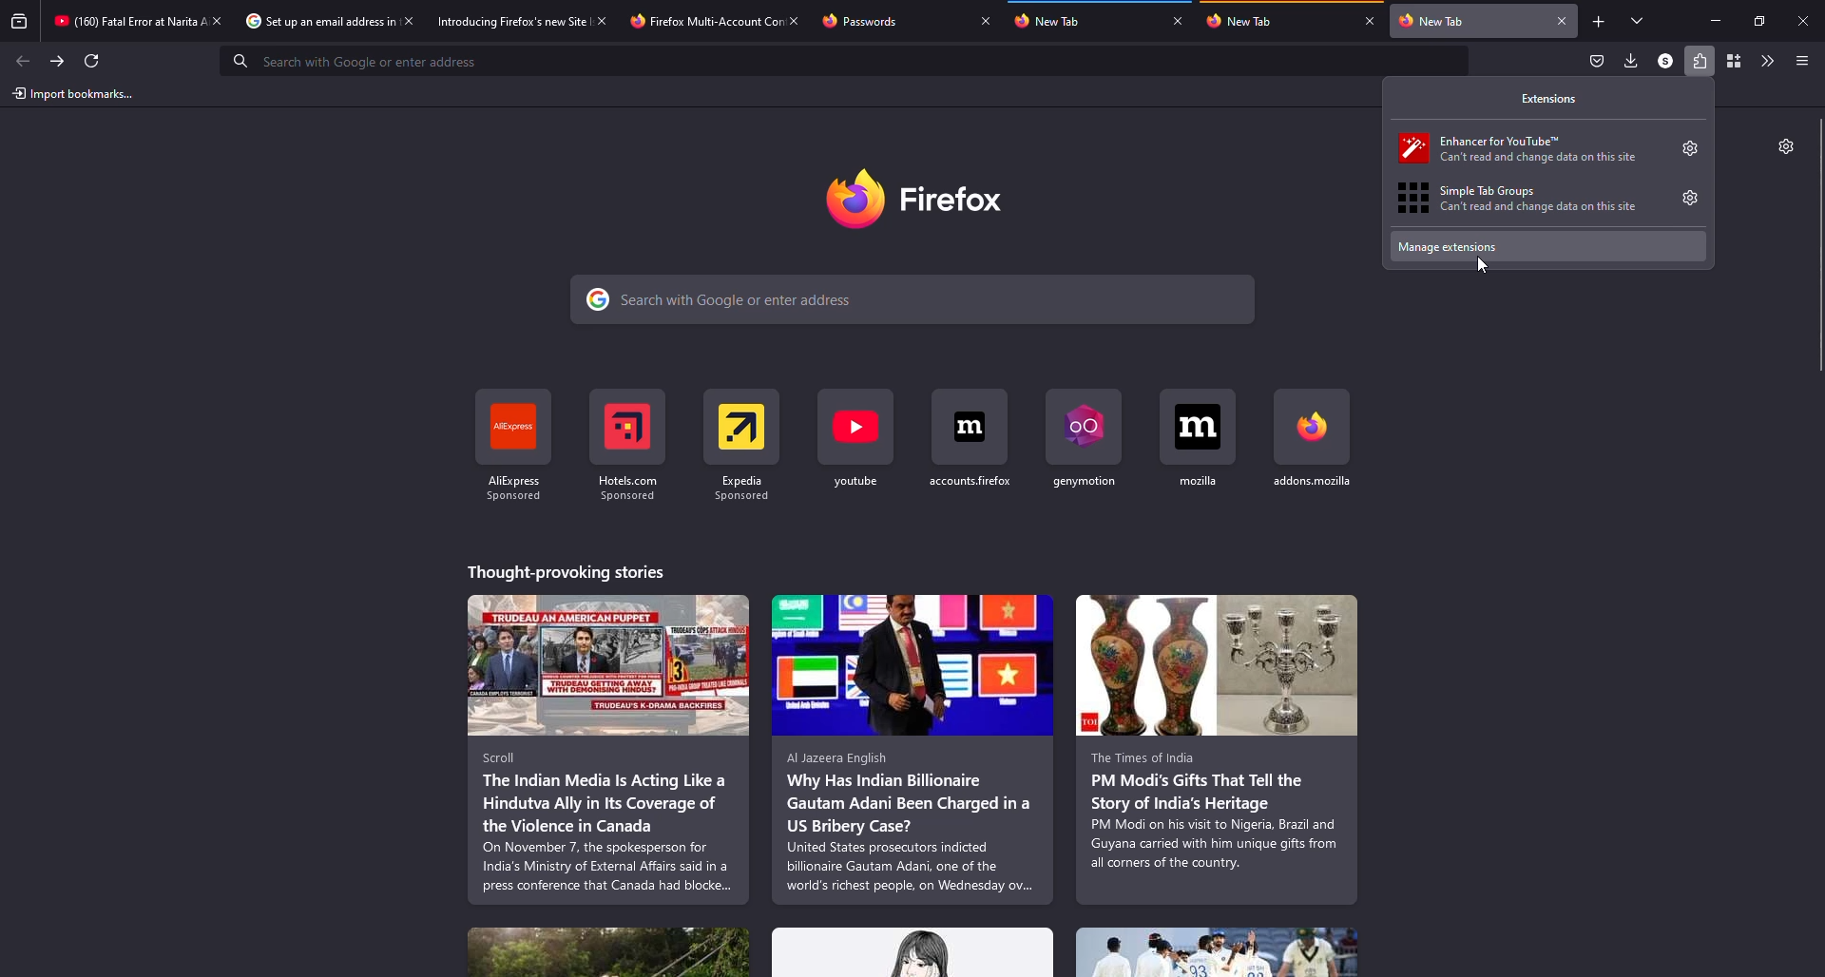 Image resolution: width=1825 pixels, height=977 pixels. Describe the element at coordinates (114, 20) in the screenshot. I see `tab` at that location.